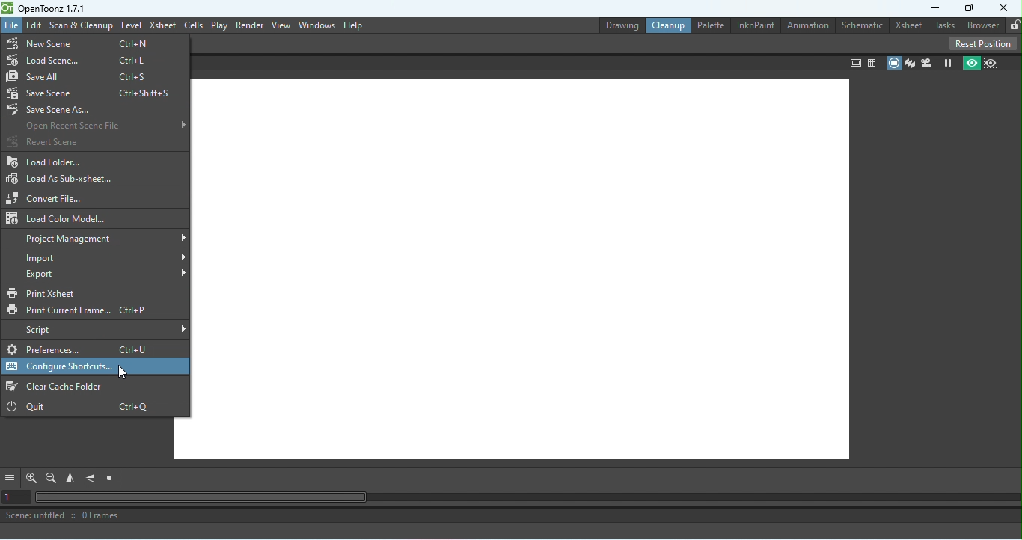 Image resolution: width=1022 pixels, height=540 pixels. Describe the element at coordinates (104, 272) in the screenshot. I see `Export` at that location.